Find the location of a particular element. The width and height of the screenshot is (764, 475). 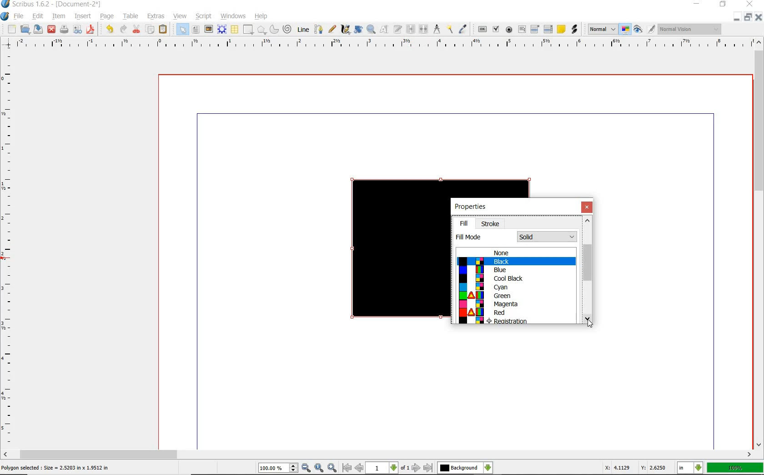

Scribus 1.6.2 - [Document-2*] is located at coordinates (52, 5).